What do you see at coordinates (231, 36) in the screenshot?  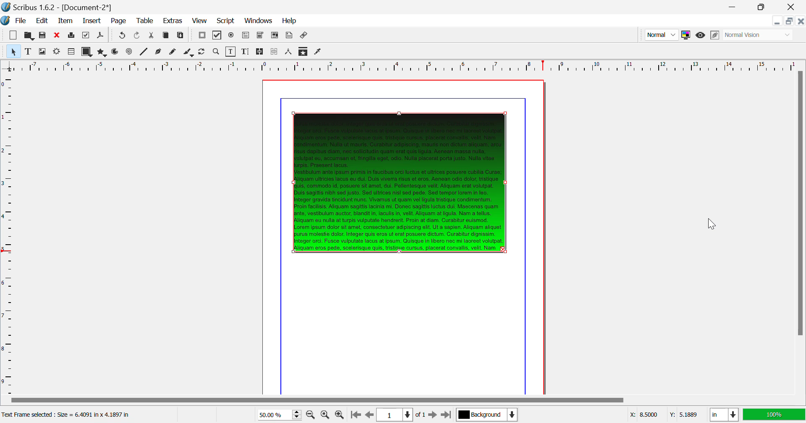 I see `Pdf Radio Button` at bounding box center [231, 36].